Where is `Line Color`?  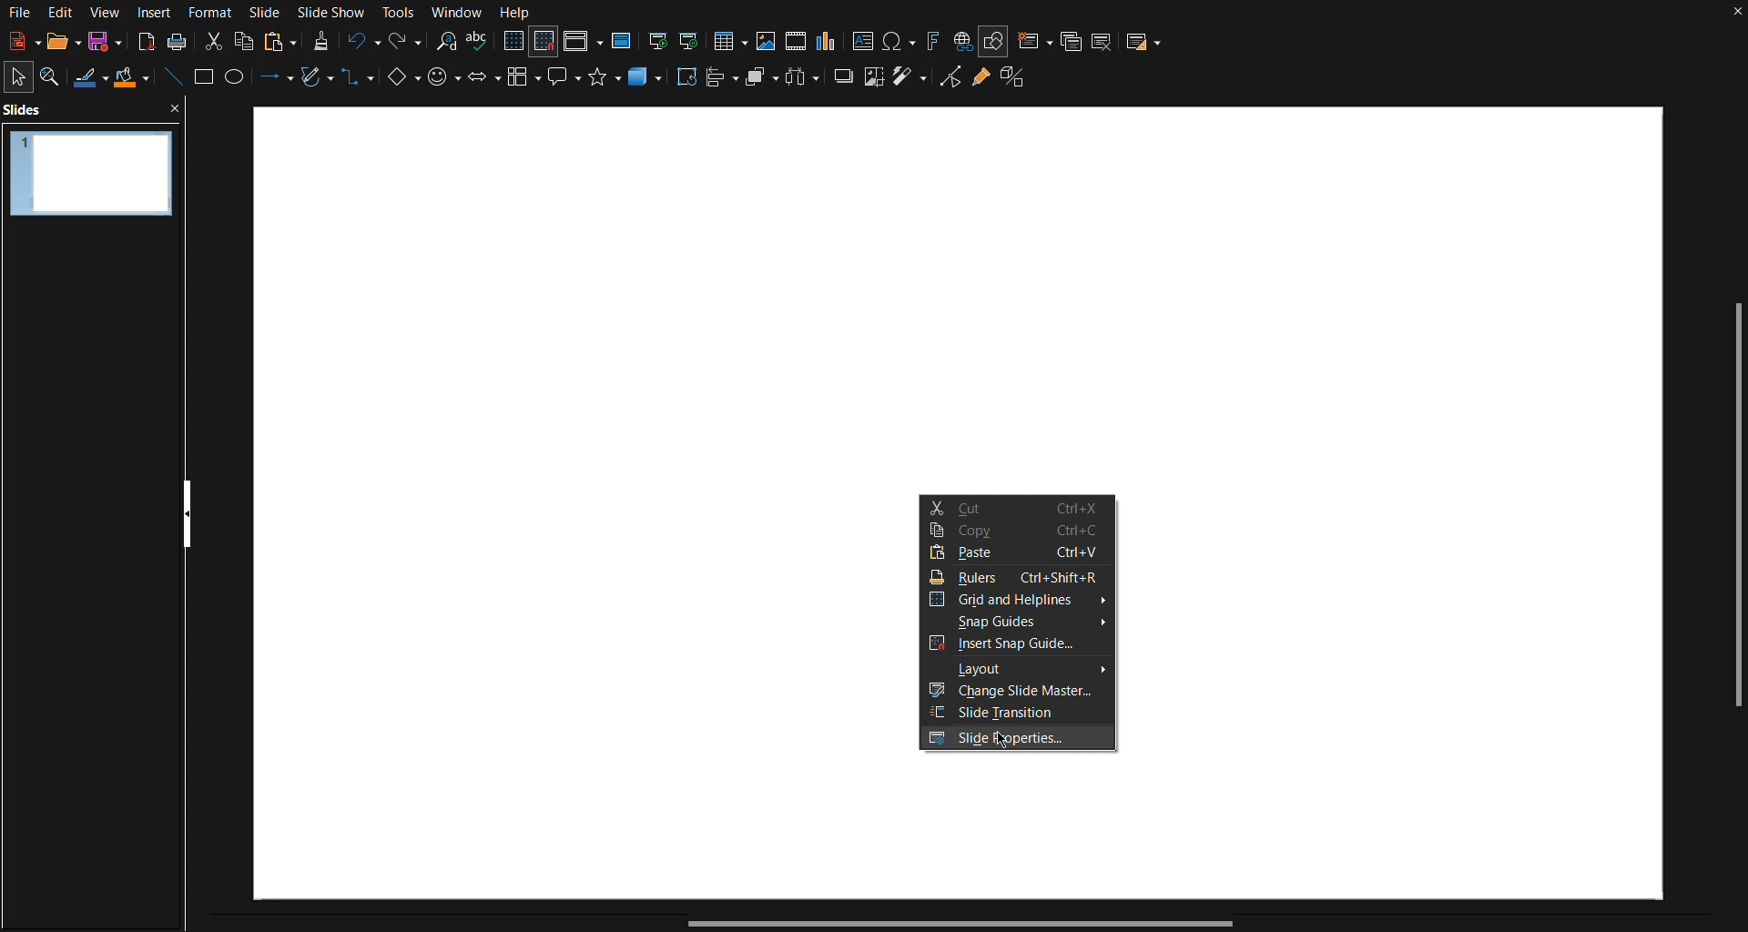 Line Color is located at coordinates (90, 78).